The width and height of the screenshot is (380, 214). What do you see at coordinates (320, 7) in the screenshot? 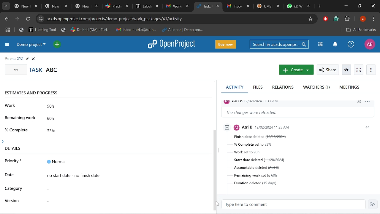
I see `Add new tab` at bounding box center [320, 7].